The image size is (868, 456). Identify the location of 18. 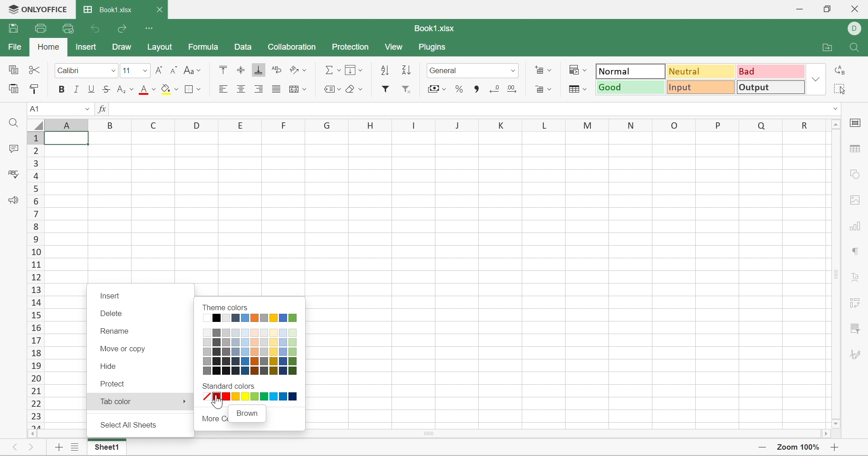
(36, 353).